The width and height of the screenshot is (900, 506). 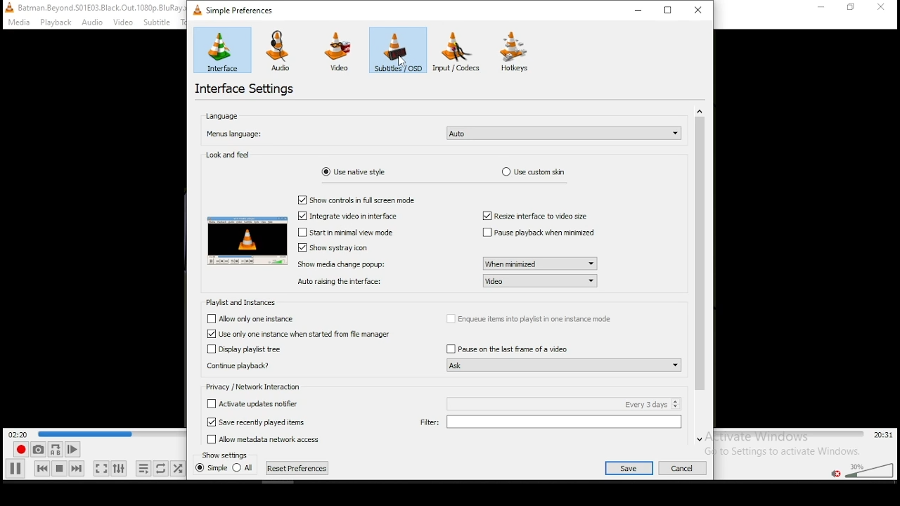 I want to click on checkbox: pause on the last frame of the video, so click(x=522, y=349).